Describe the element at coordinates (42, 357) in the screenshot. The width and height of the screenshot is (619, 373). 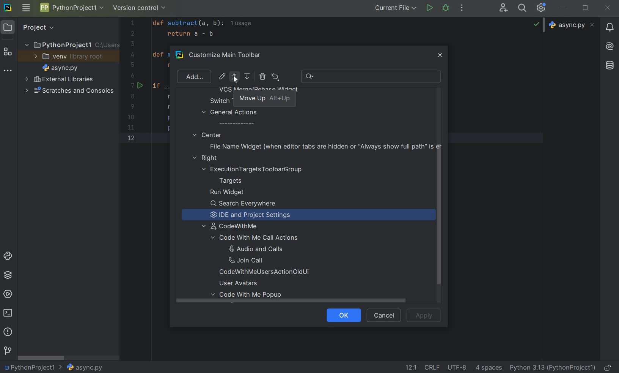
I see `SCROLLBAR` at that location.